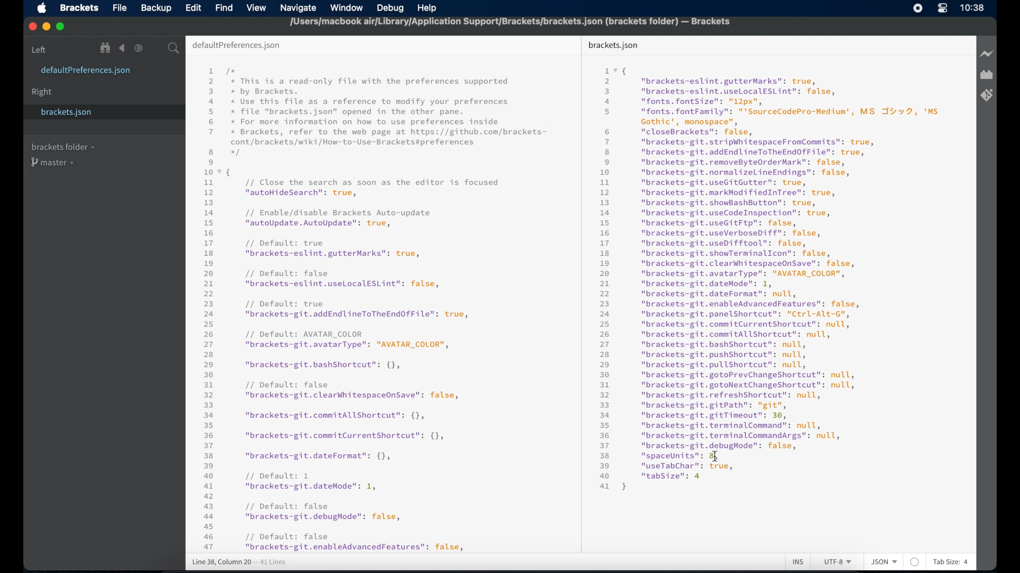 This screenshot has width=1020, height=573. Describe the element at coordinates (240, 561) in the screenshot. I see `line  38,  column 20 - 41 lines` at that location.